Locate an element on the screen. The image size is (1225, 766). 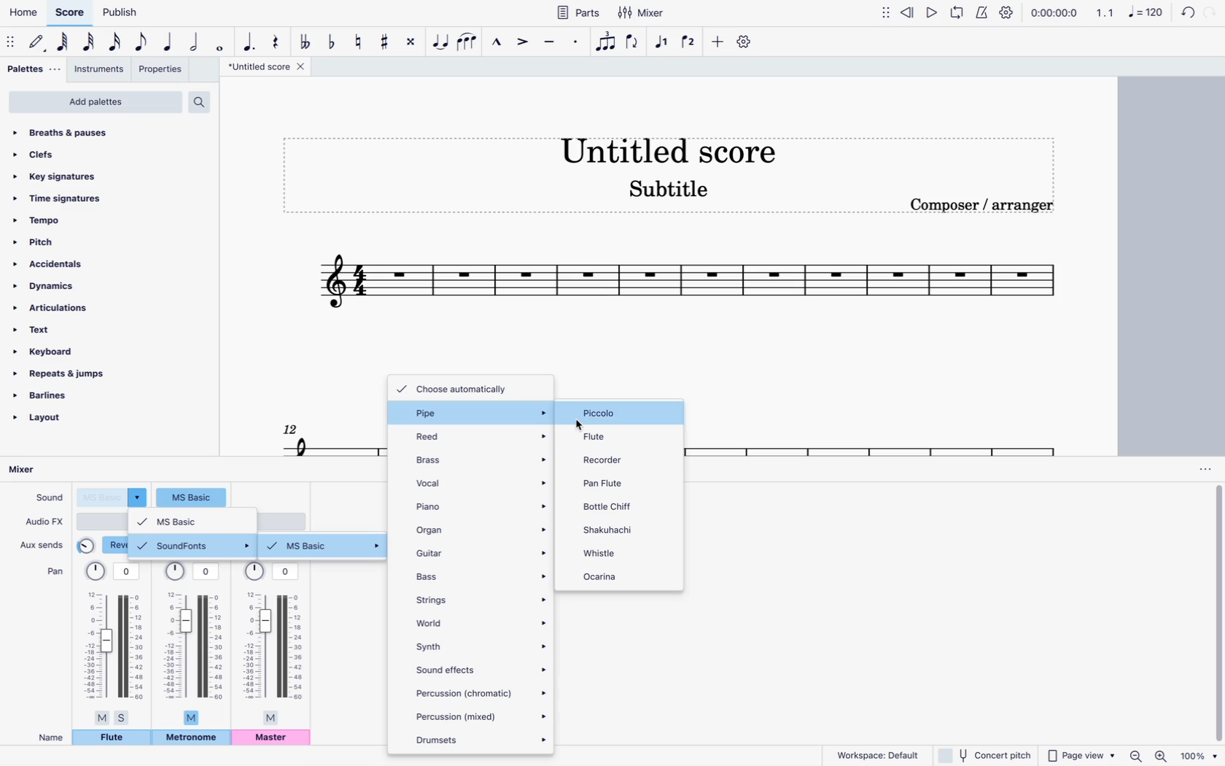
full note is located at coordinates (220, 42).